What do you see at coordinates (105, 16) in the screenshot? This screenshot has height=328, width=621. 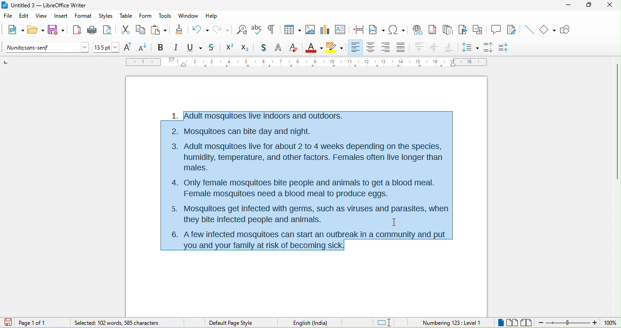 I see `styles` at bounding box center [105, 16].